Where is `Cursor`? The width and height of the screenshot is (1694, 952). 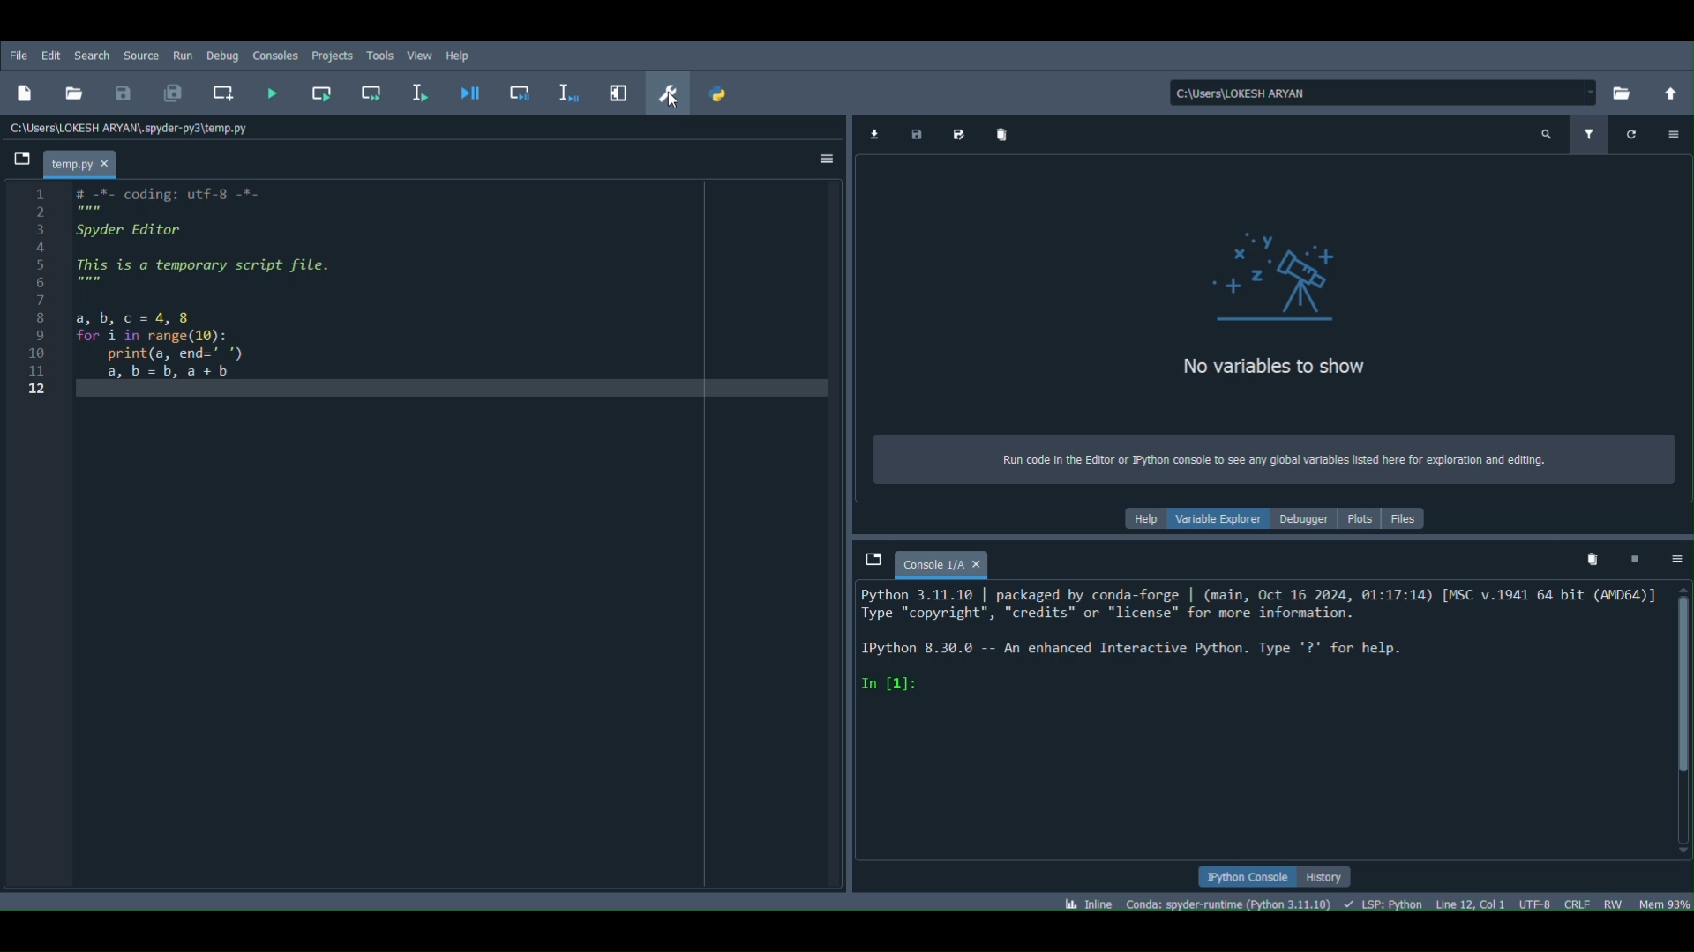 Cursor is located at coordinates (671, 100).